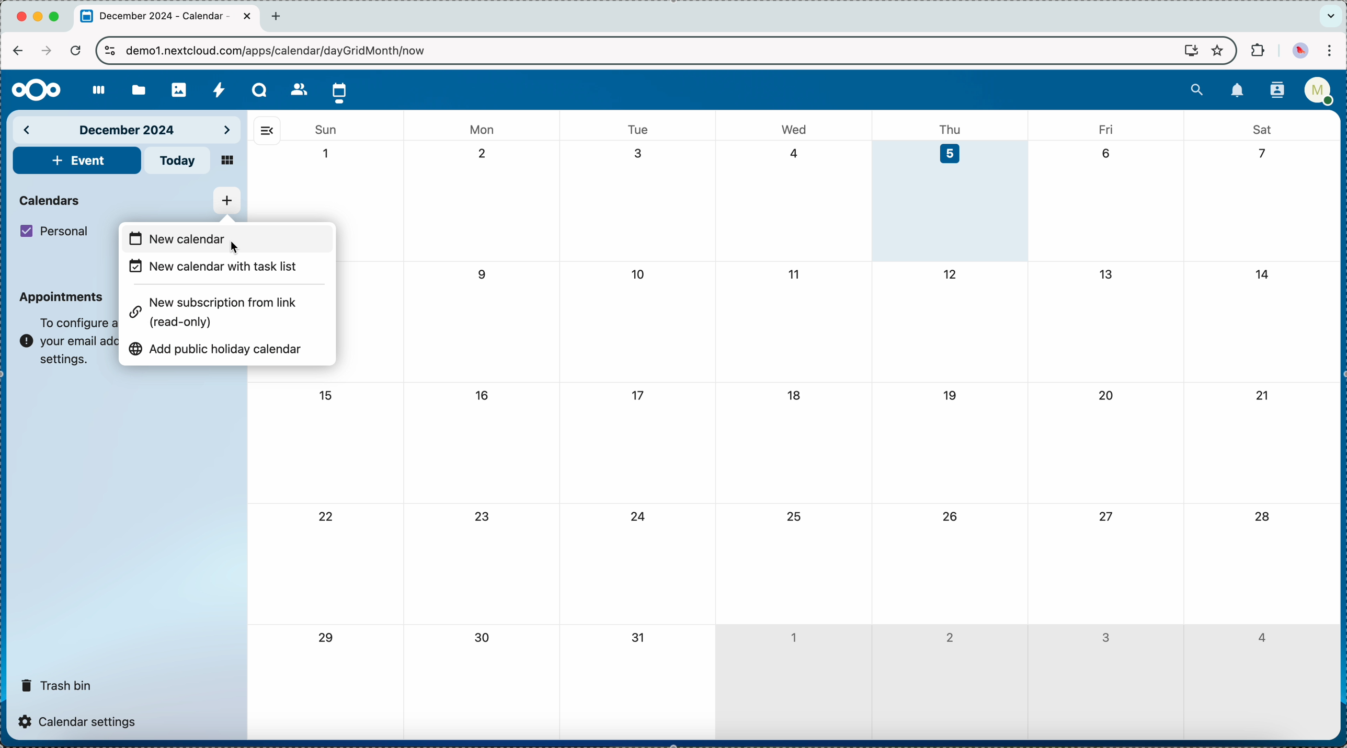 The width and height of the screenshot is (1347, 748). I want to click on sun, so click(325, 130).